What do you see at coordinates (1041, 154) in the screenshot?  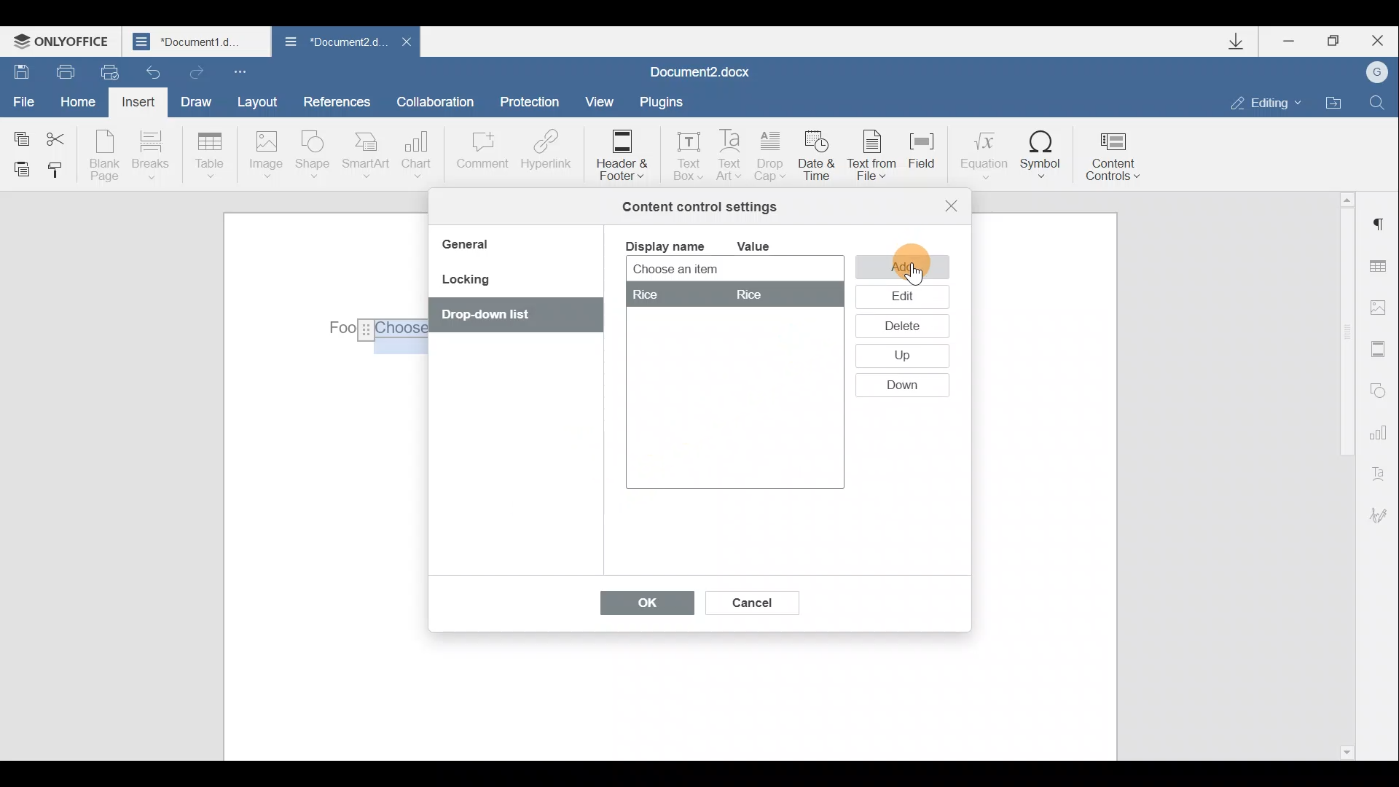 I see `Symbol` at bounding box center [1041, 154].